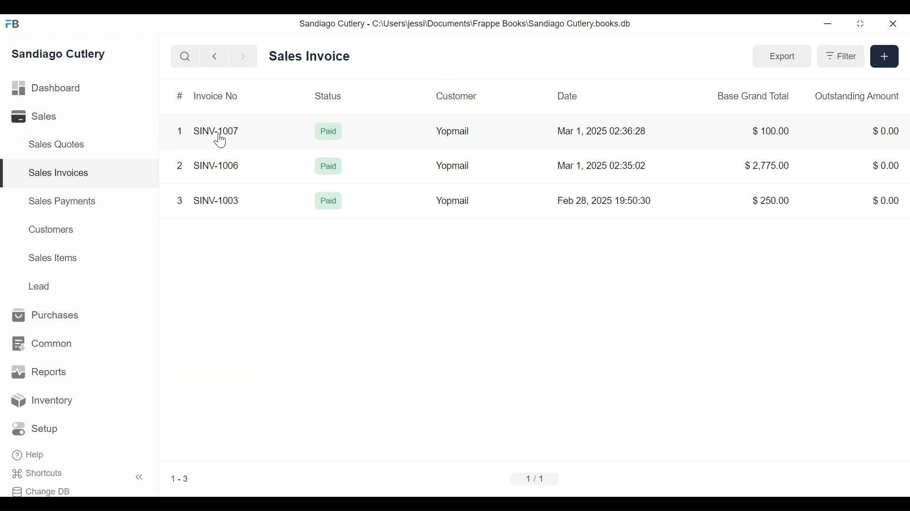  I want to click on Mar 1, 2025 02:36:28, so click(601, 130).